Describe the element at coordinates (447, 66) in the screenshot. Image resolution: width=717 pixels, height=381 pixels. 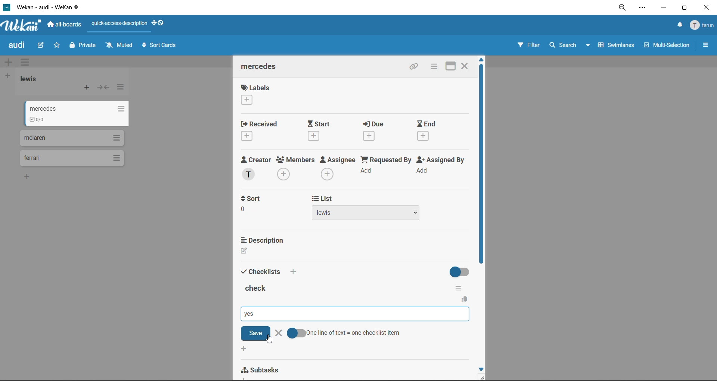
I see `maximize` at that location.